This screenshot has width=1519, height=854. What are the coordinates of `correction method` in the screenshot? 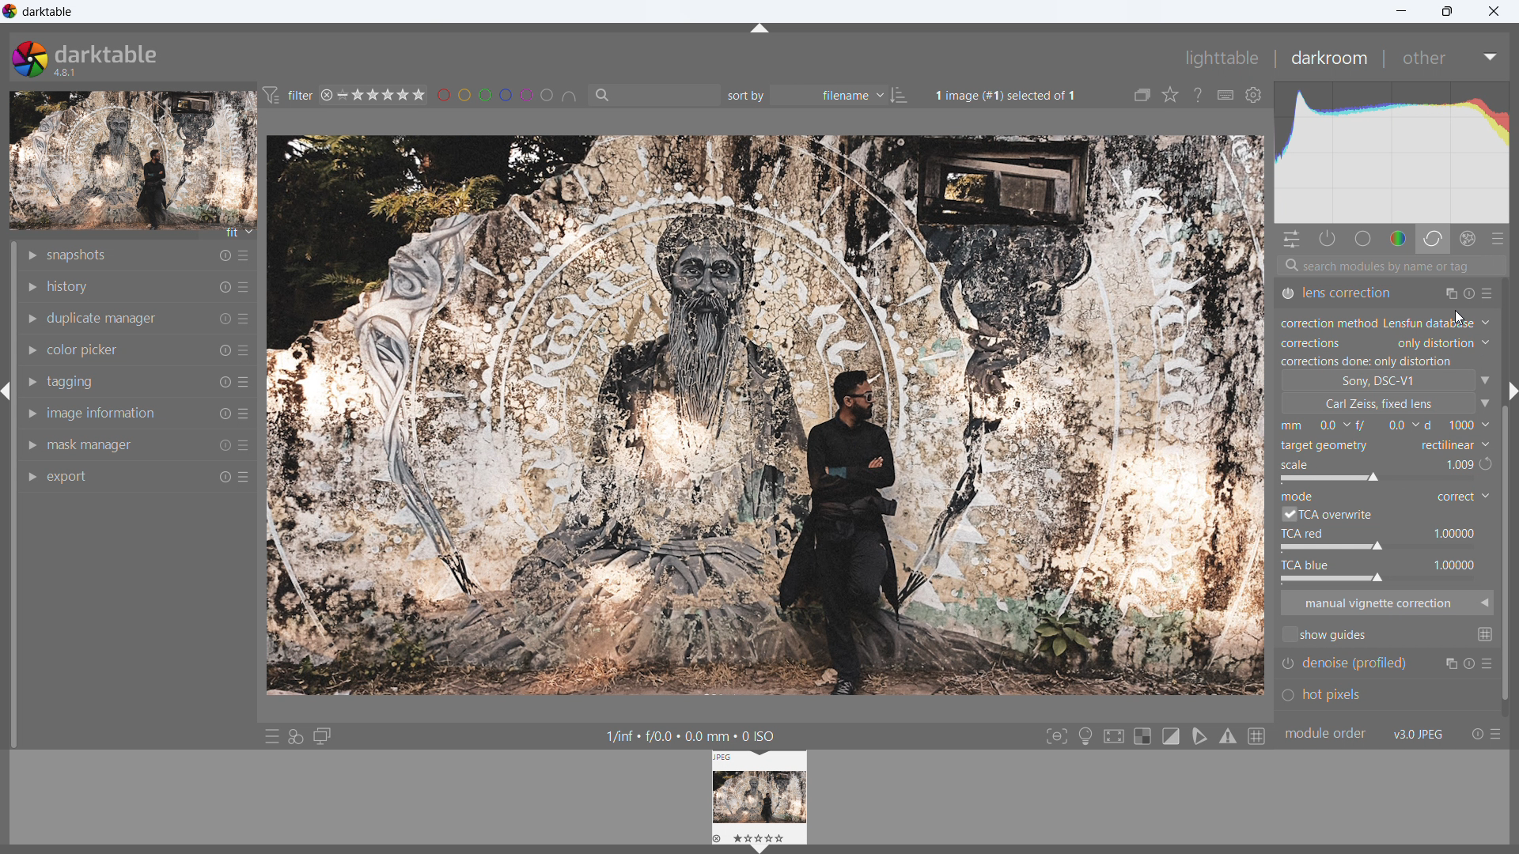 It's located at (1385, 324).